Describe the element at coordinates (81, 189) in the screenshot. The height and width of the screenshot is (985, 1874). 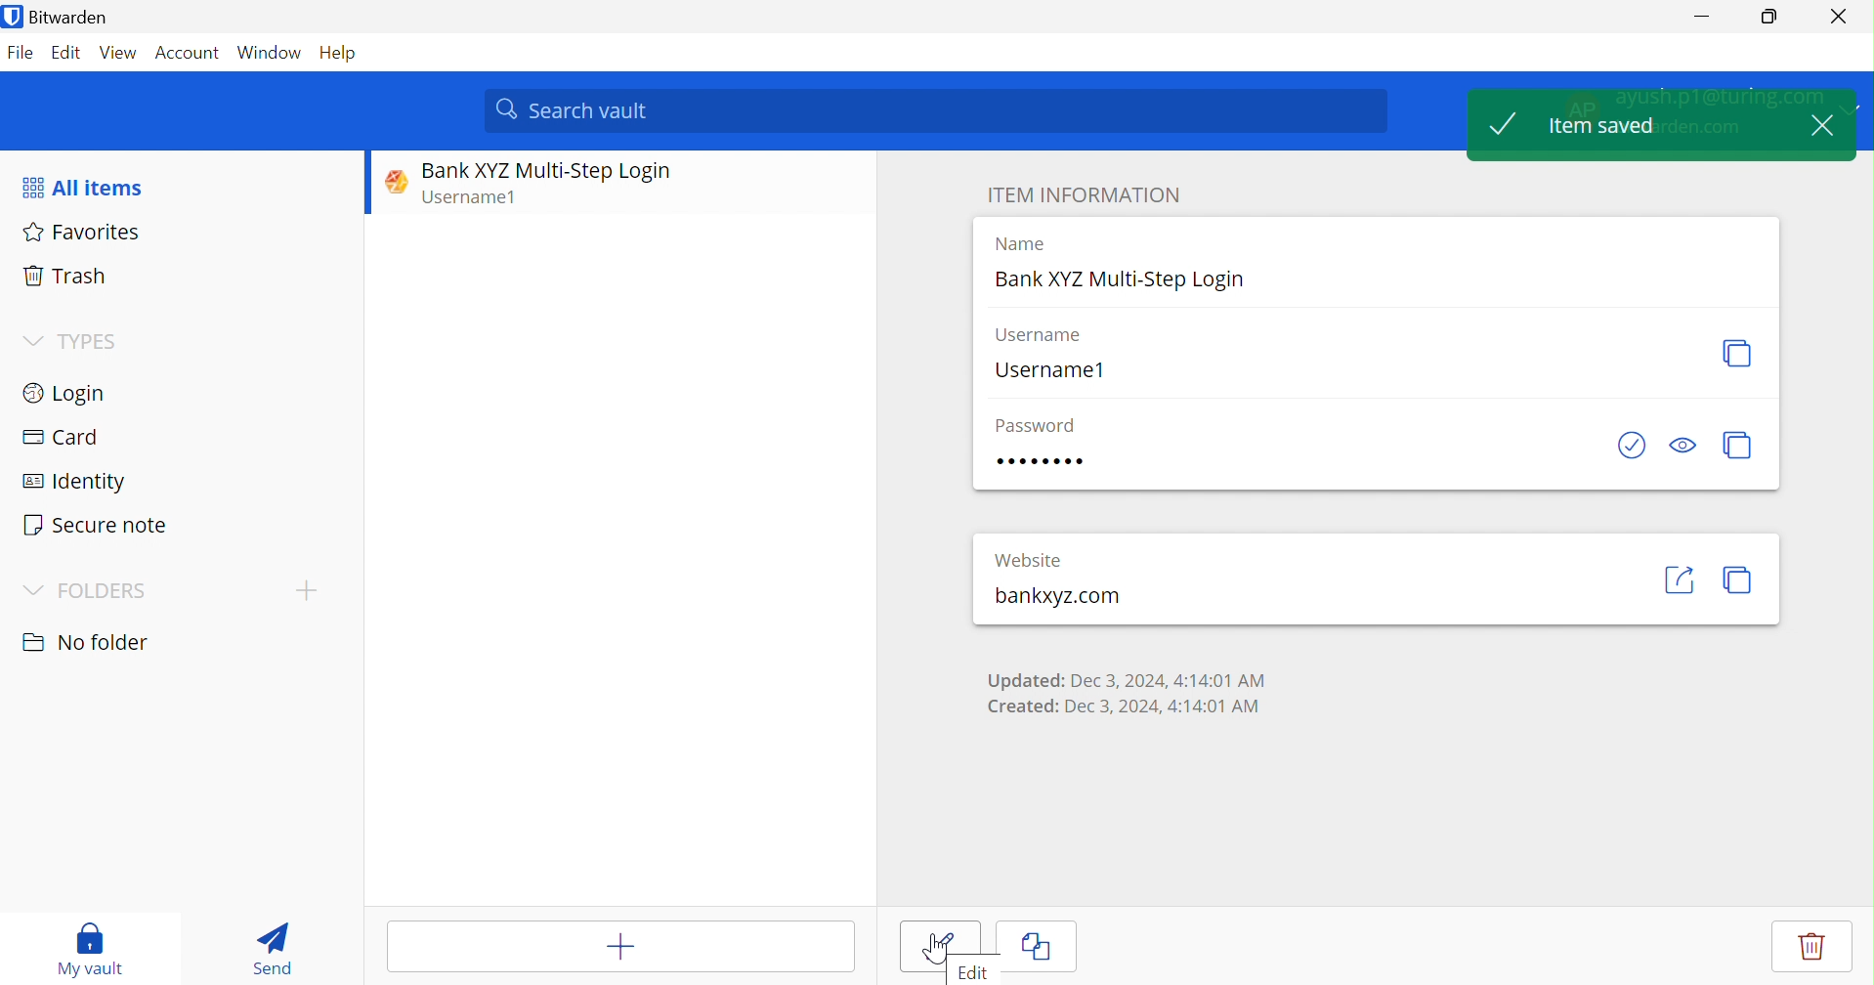
I see `All items` at that location.